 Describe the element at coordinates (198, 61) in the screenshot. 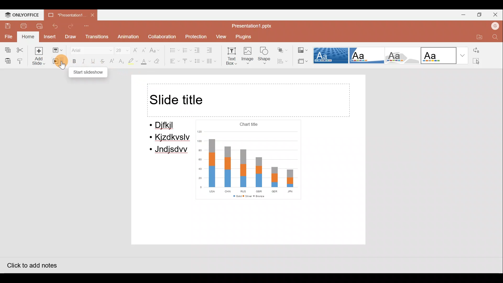

I see `Line spacing` at that location.